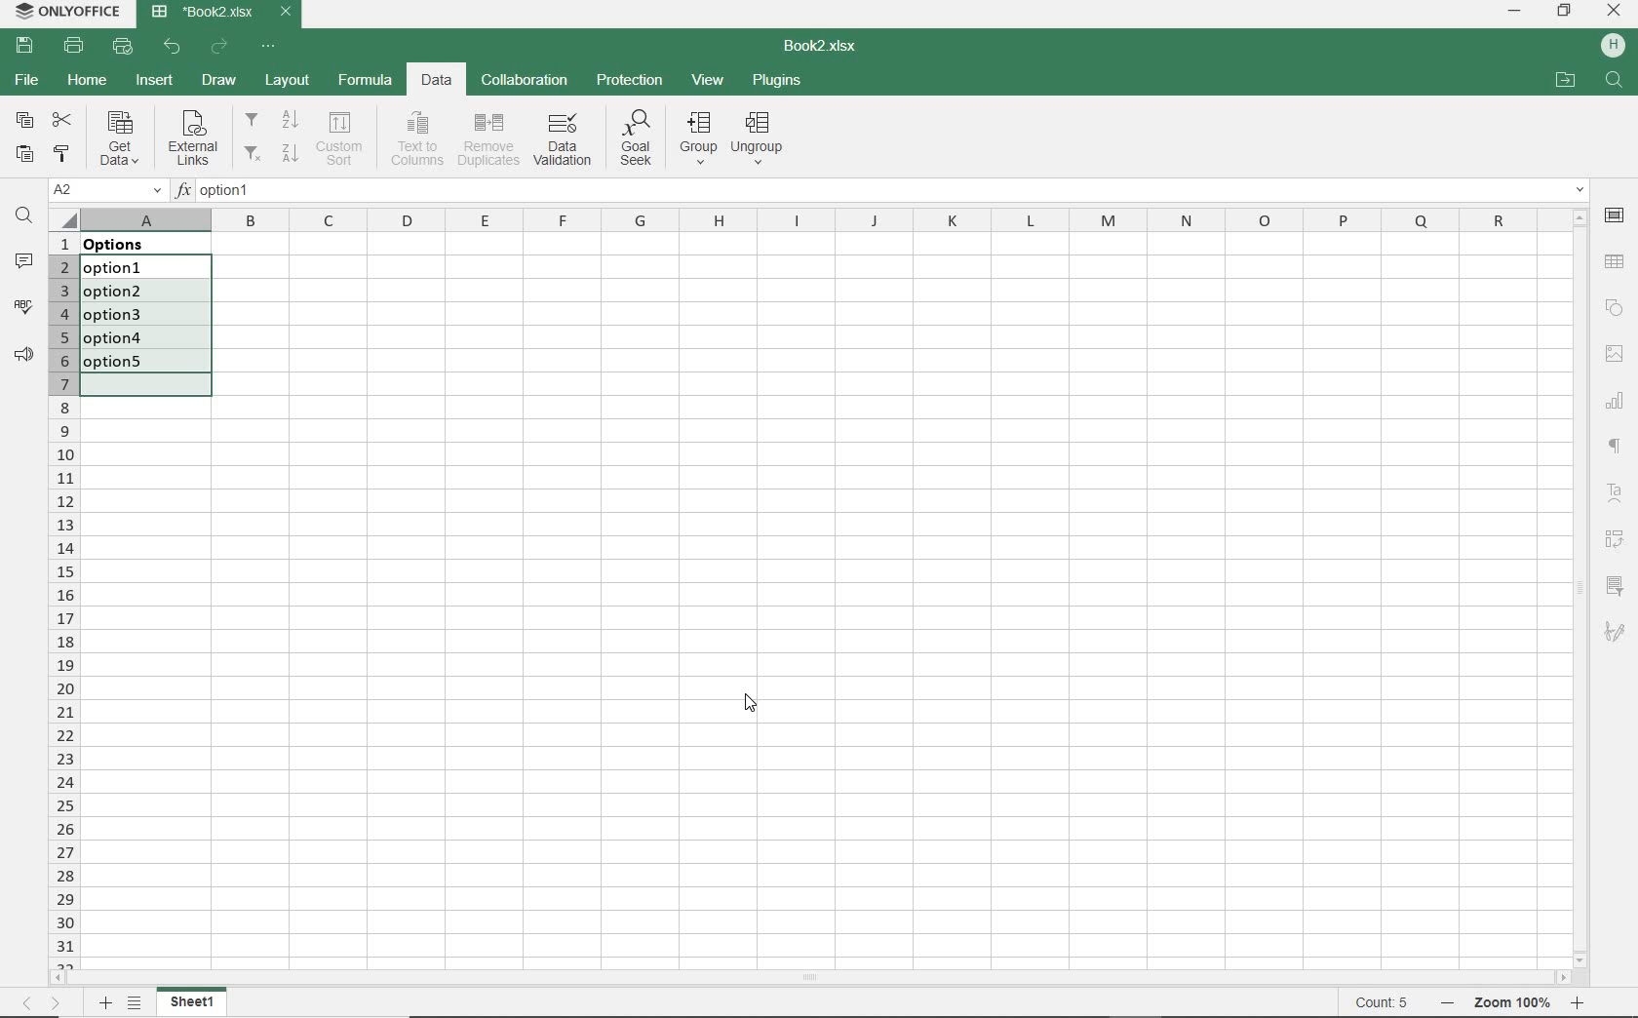 Image resolution: width=1638 pixels, height=1018 pixels. What do you see at coordinates (154, 82) in the screenshot?
I see `INSERT` at bounding box center [154, 82].